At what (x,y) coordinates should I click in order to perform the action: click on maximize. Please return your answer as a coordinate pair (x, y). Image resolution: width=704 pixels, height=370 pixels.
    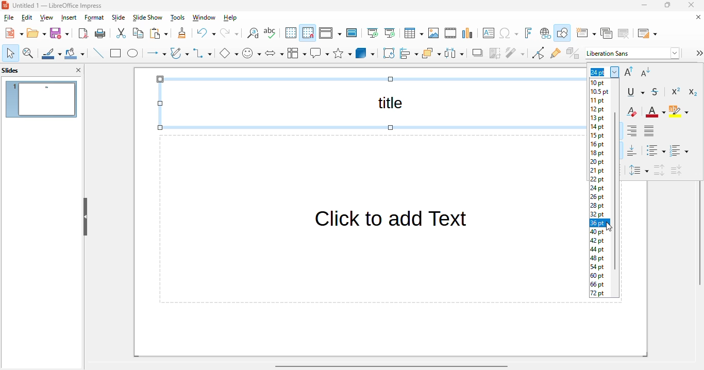
    Looking at the image, I should click on (667, 5).